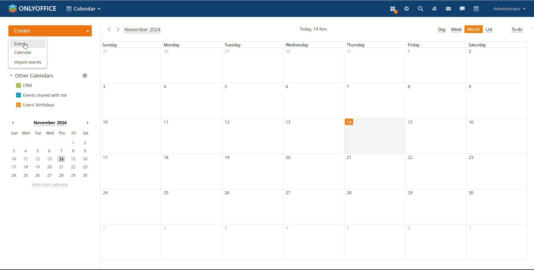  Describe the element at coordinates (531, 267) in the screenshot. I see `scroll down` at that location.